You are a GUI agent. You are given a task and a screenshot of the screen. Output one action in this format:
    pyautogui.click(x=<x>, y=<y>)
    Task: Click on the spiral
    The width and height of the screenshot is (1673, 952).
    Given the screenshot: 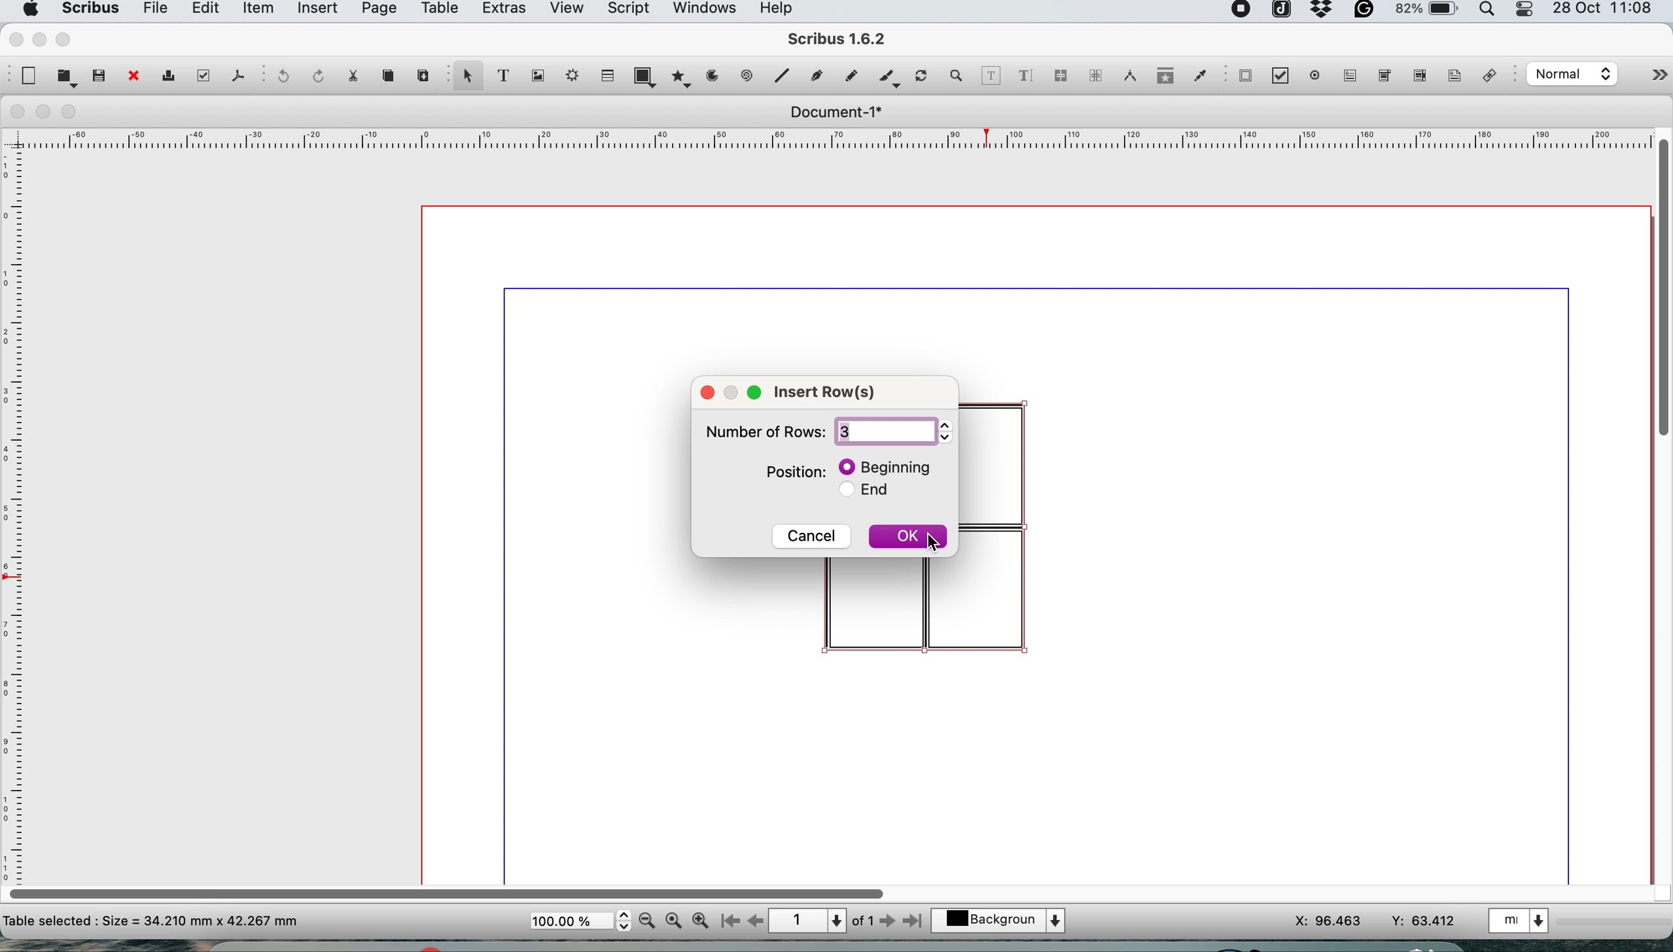 What is the action you would take?
    pyautogui.click(x=748, y=75)
    